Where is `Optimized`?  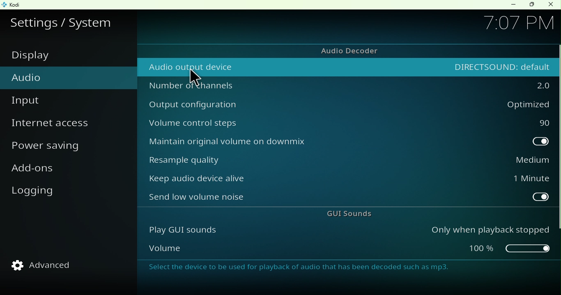
Optimized is located at coordinates (501, 104).